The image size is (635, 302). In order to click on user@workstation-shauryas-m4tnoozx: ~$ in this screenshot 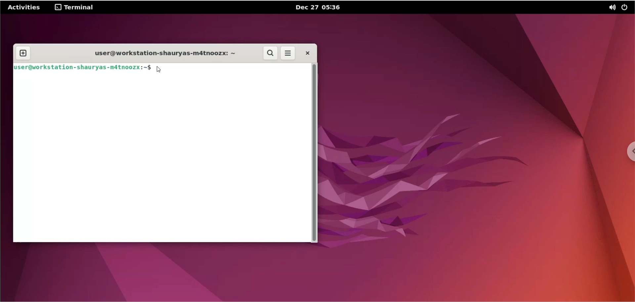, I will do `click(84, 67)`.